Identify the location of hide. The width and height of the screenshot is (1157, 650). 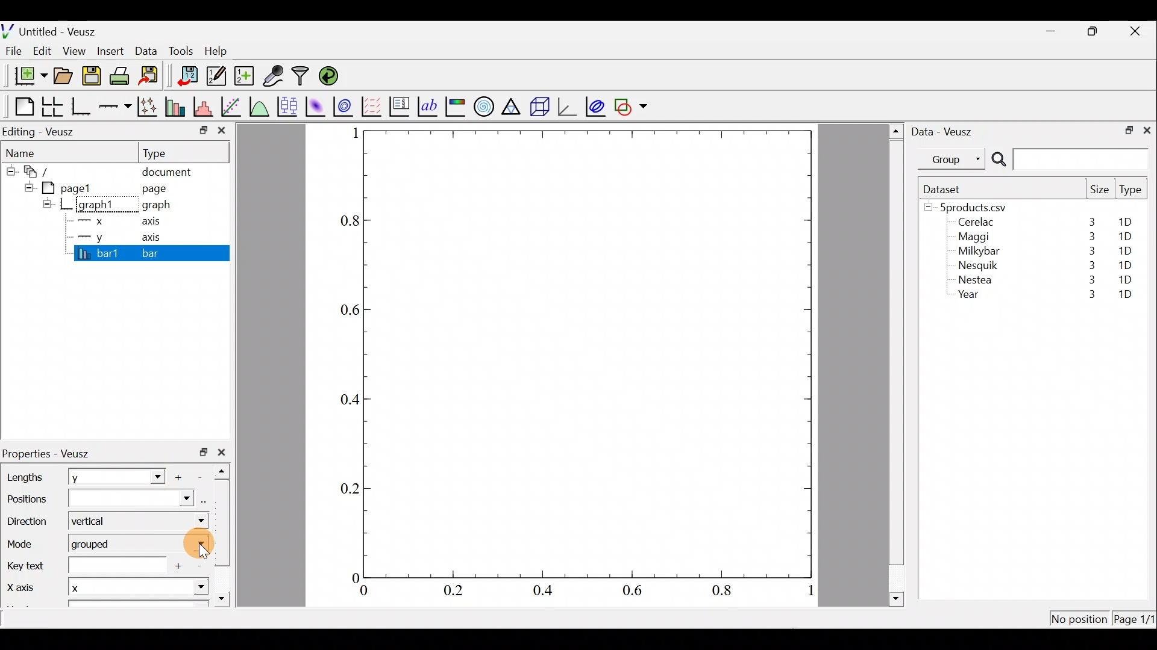
(10, 169).